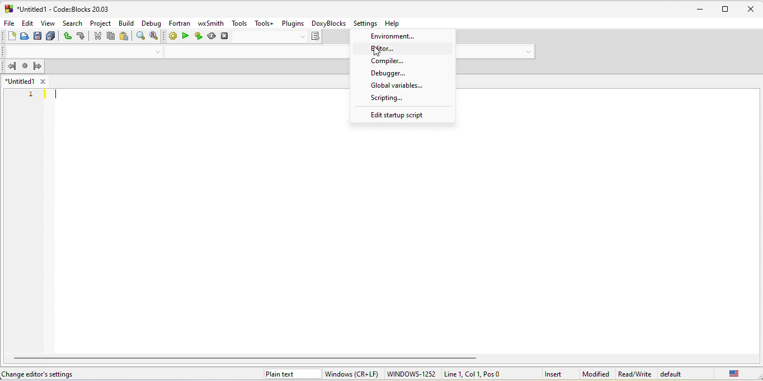  I want to click on scripting, so click(384, 98).